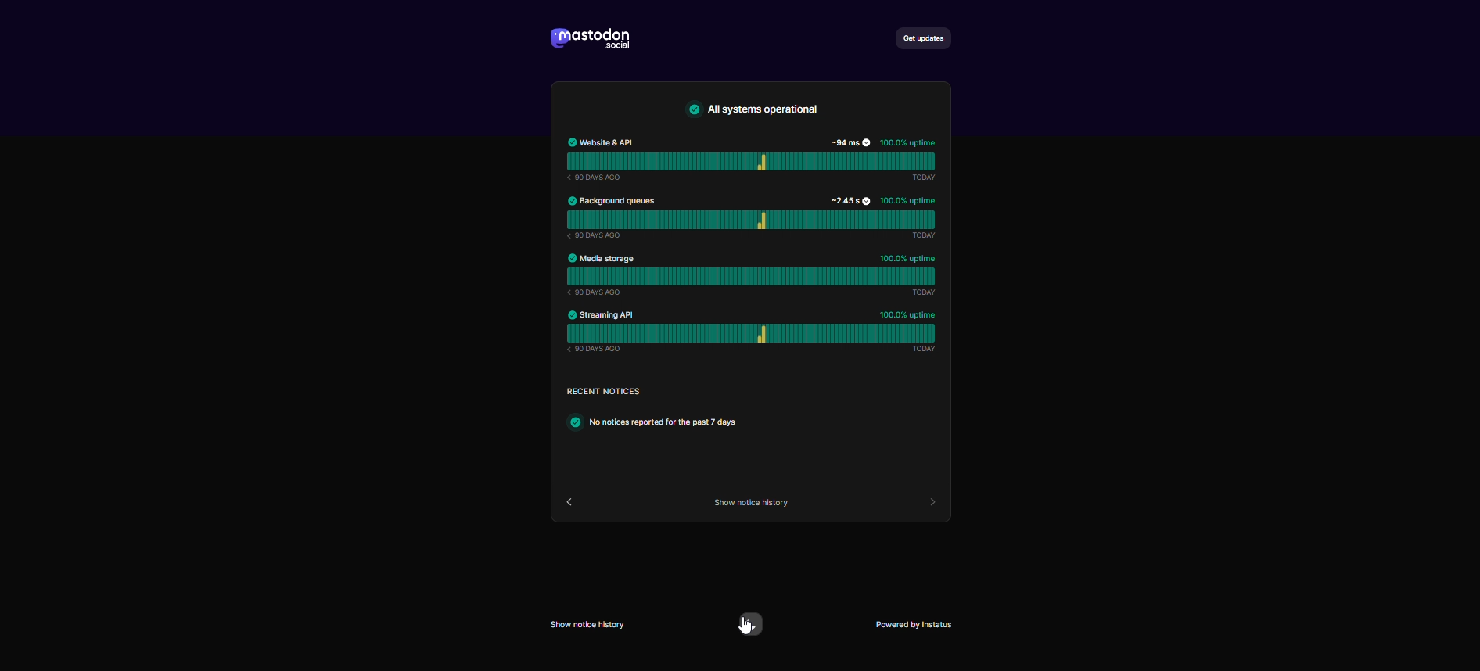 The image size is (1480, 671). Describe the element at coordinates (573, 503) in the screenshot. I see `back` at that location.